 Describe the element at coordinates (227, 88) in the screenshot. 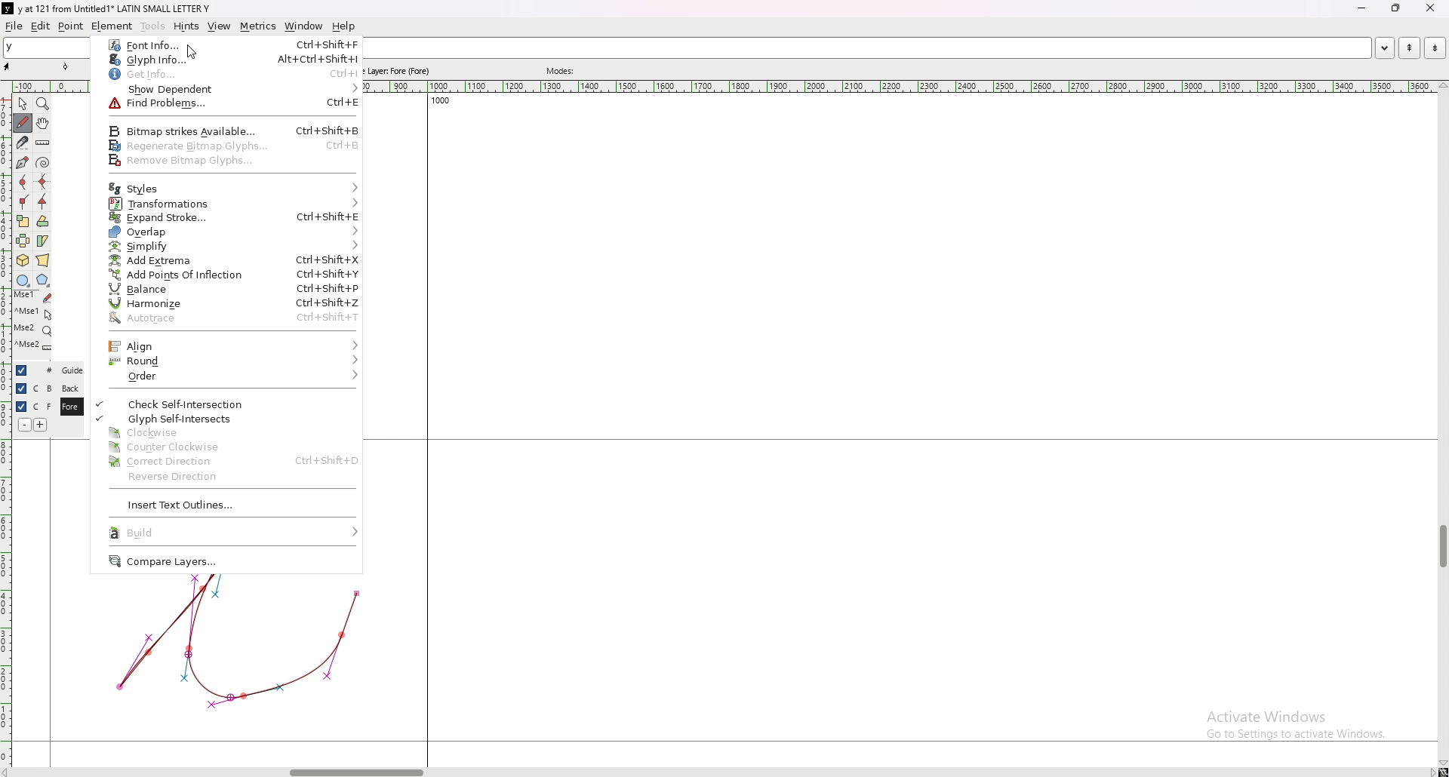

I see `show dependent` at that location.